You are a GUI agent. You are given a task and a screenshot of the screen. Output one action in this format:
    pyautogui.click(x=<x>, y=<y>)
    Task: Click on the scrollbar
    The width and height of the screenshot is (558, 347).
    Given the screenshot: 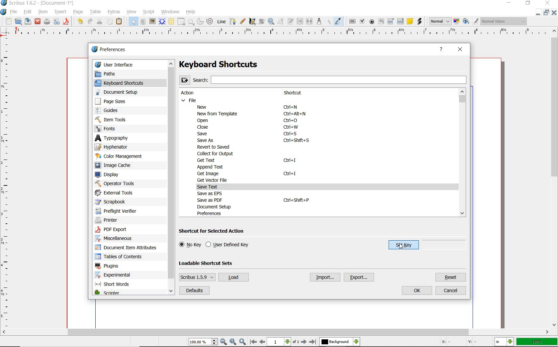 What is the action you would take?
    pyautogui.click(x=462, y=153)
    